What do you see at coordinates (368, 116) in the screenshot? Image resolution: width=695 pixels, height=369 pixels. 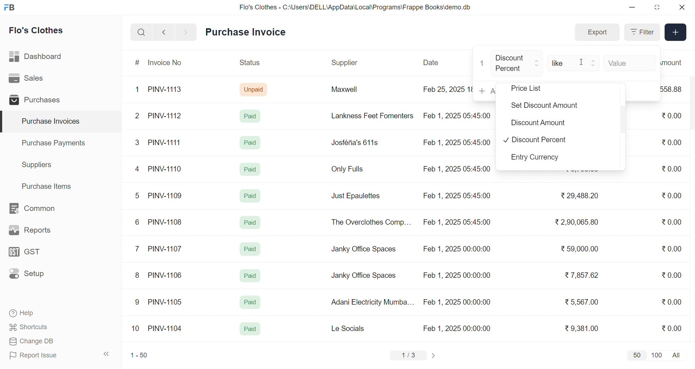 I see `Lankness Feet Fomenters` at bounding box center [368, 116].